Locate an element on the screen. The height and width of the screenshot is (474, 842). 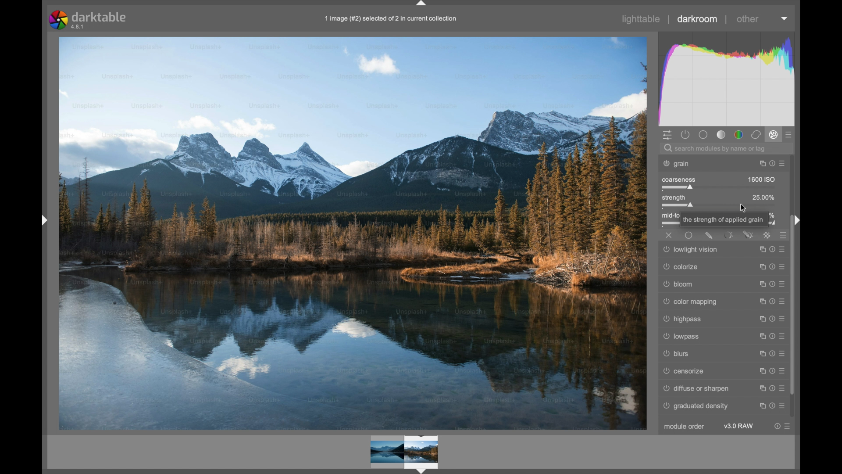
diffuse or sharpen is located at coordinates (694, 389).